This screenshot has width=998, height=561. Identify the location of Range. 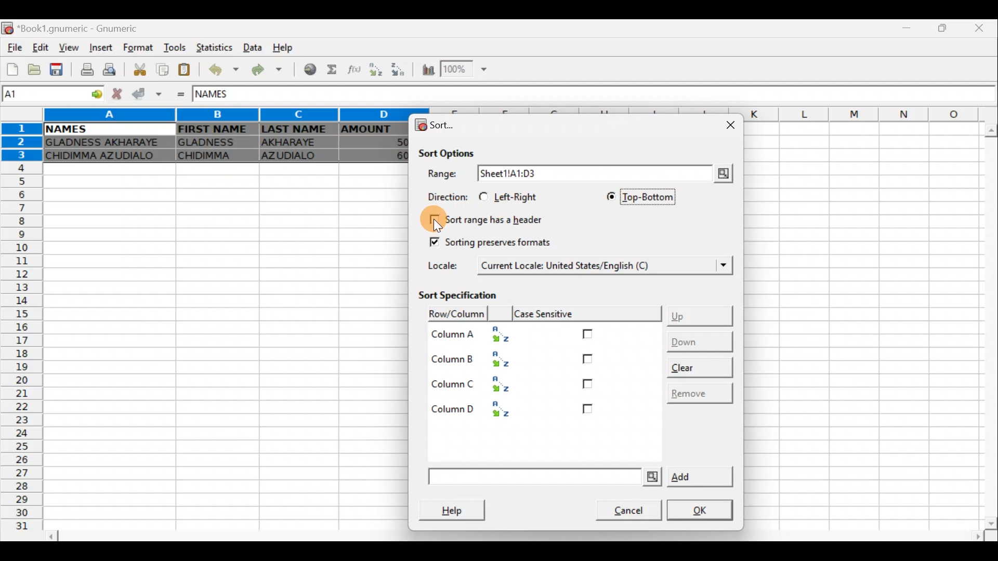
(444, 175).